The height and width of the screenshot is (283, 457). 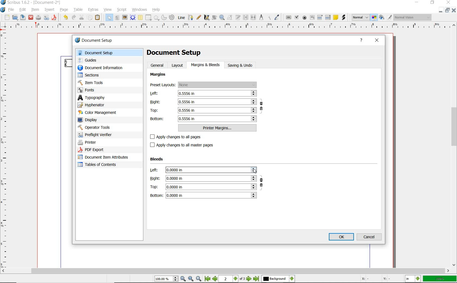 I want to click on fonts, so click(x=89, y=90).